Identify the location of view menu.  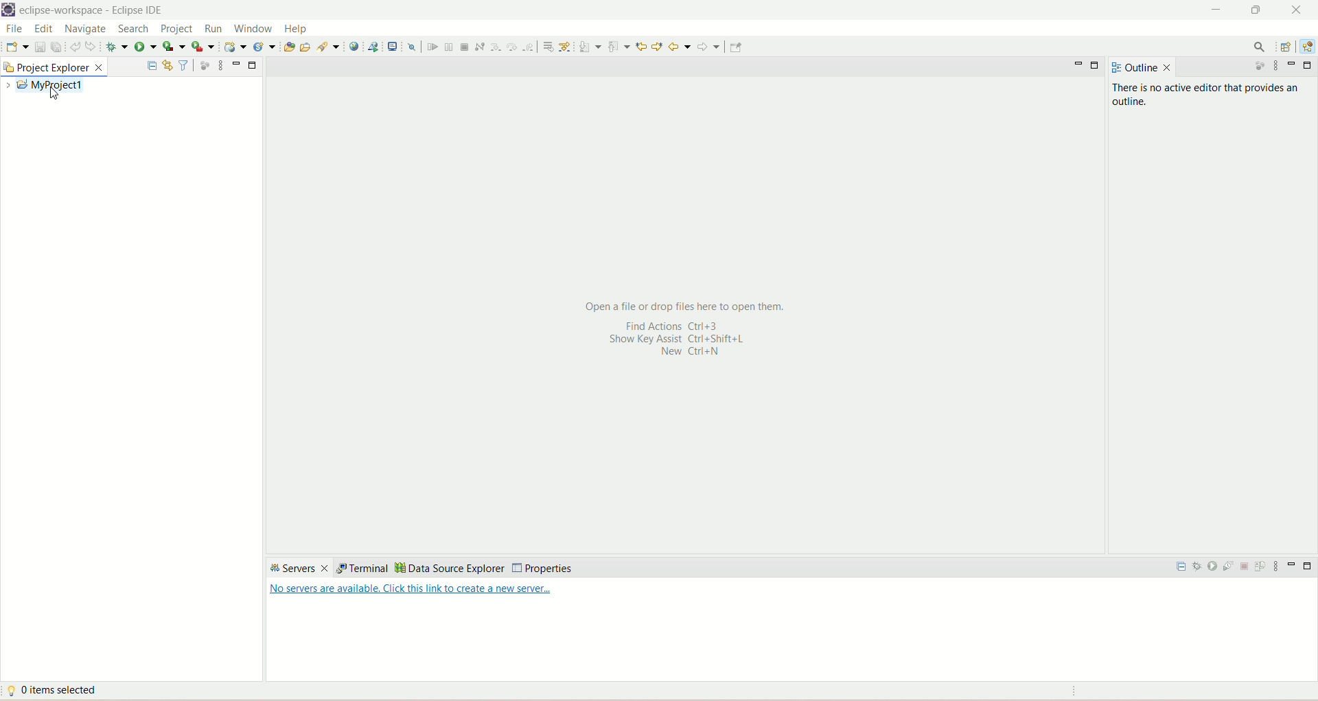
(219, 65).